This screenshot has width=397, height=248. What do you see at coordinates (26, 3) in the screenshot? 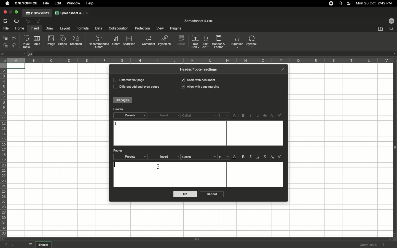
I see `OnlyOffice` at bounding box center [26, 3].